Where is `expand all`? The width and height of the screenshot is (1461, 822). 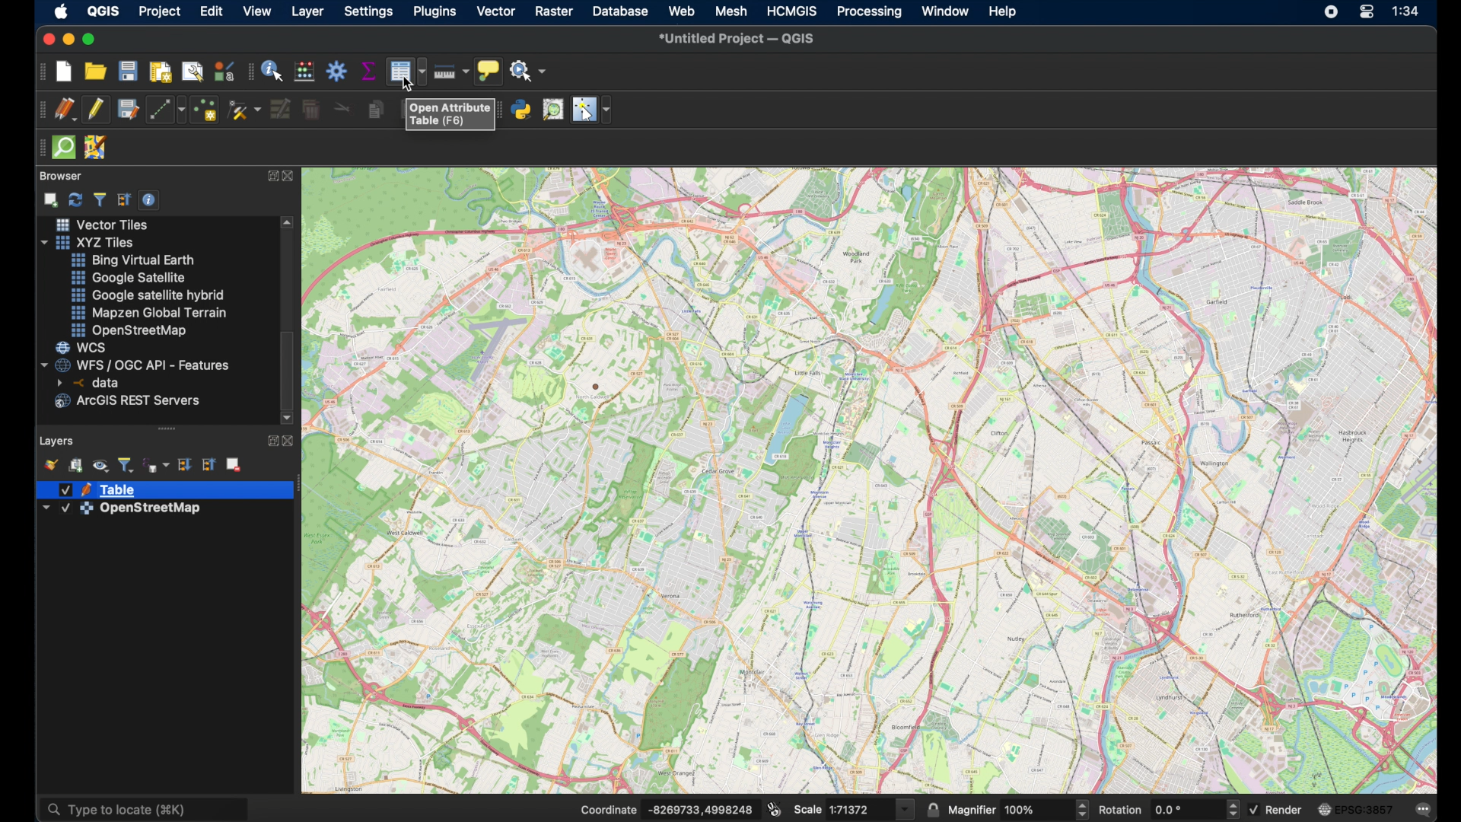
expand all is located at coordinates (184, 465).